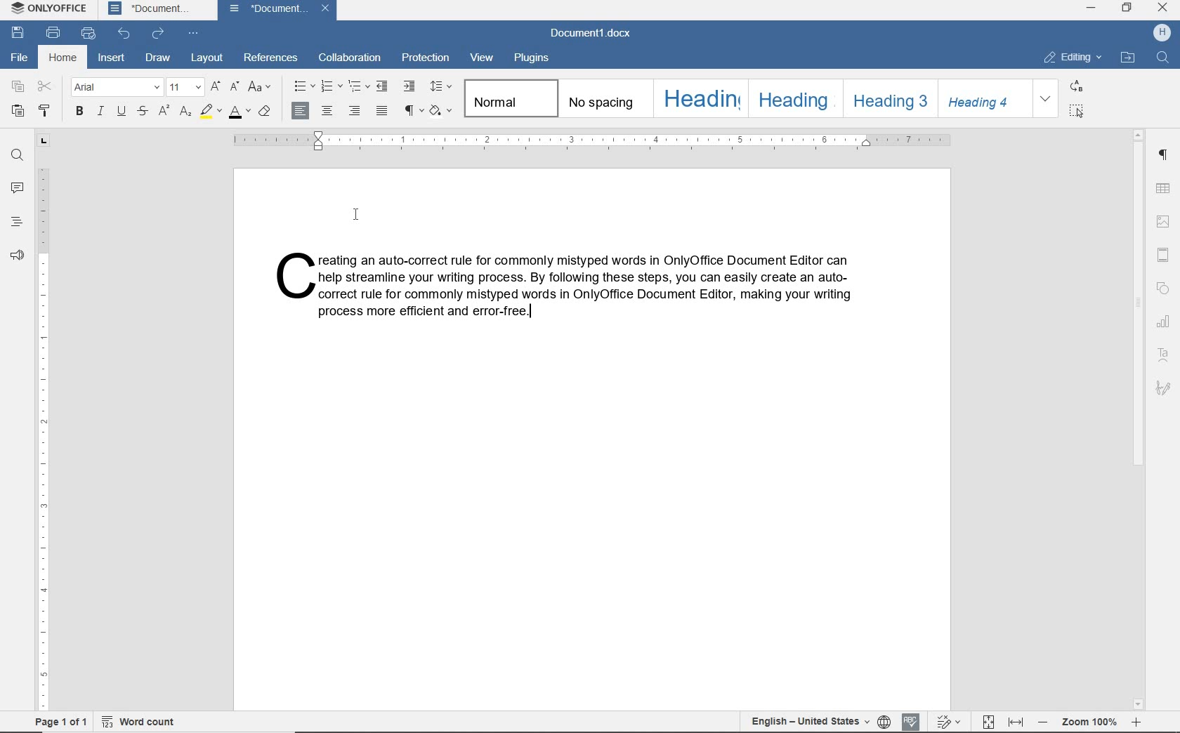 This screenshot has height=733, width=1180. Describe the element at coordinates (261, 88) in the screenshot. I see `CHANGE CASE` at that location.